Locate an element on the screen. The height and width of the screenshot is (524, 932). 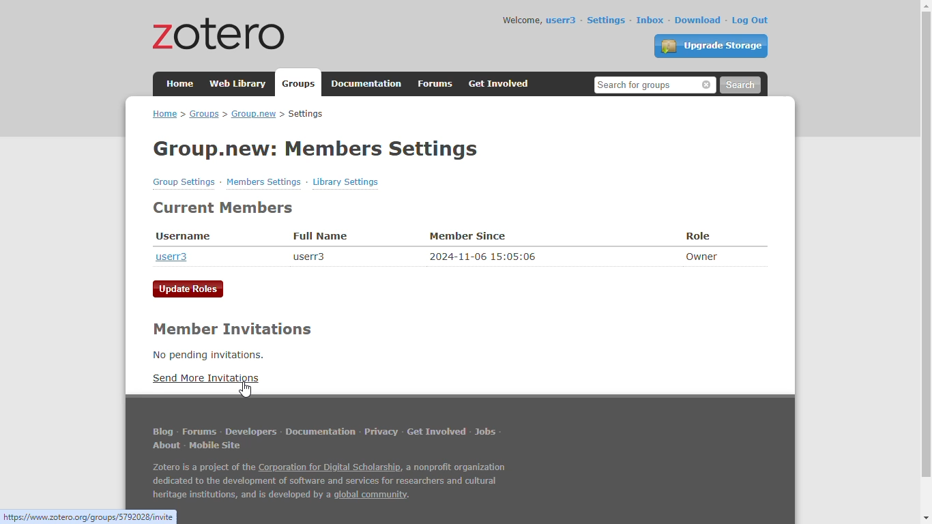
userr3 is located at coordinates (308, 257).